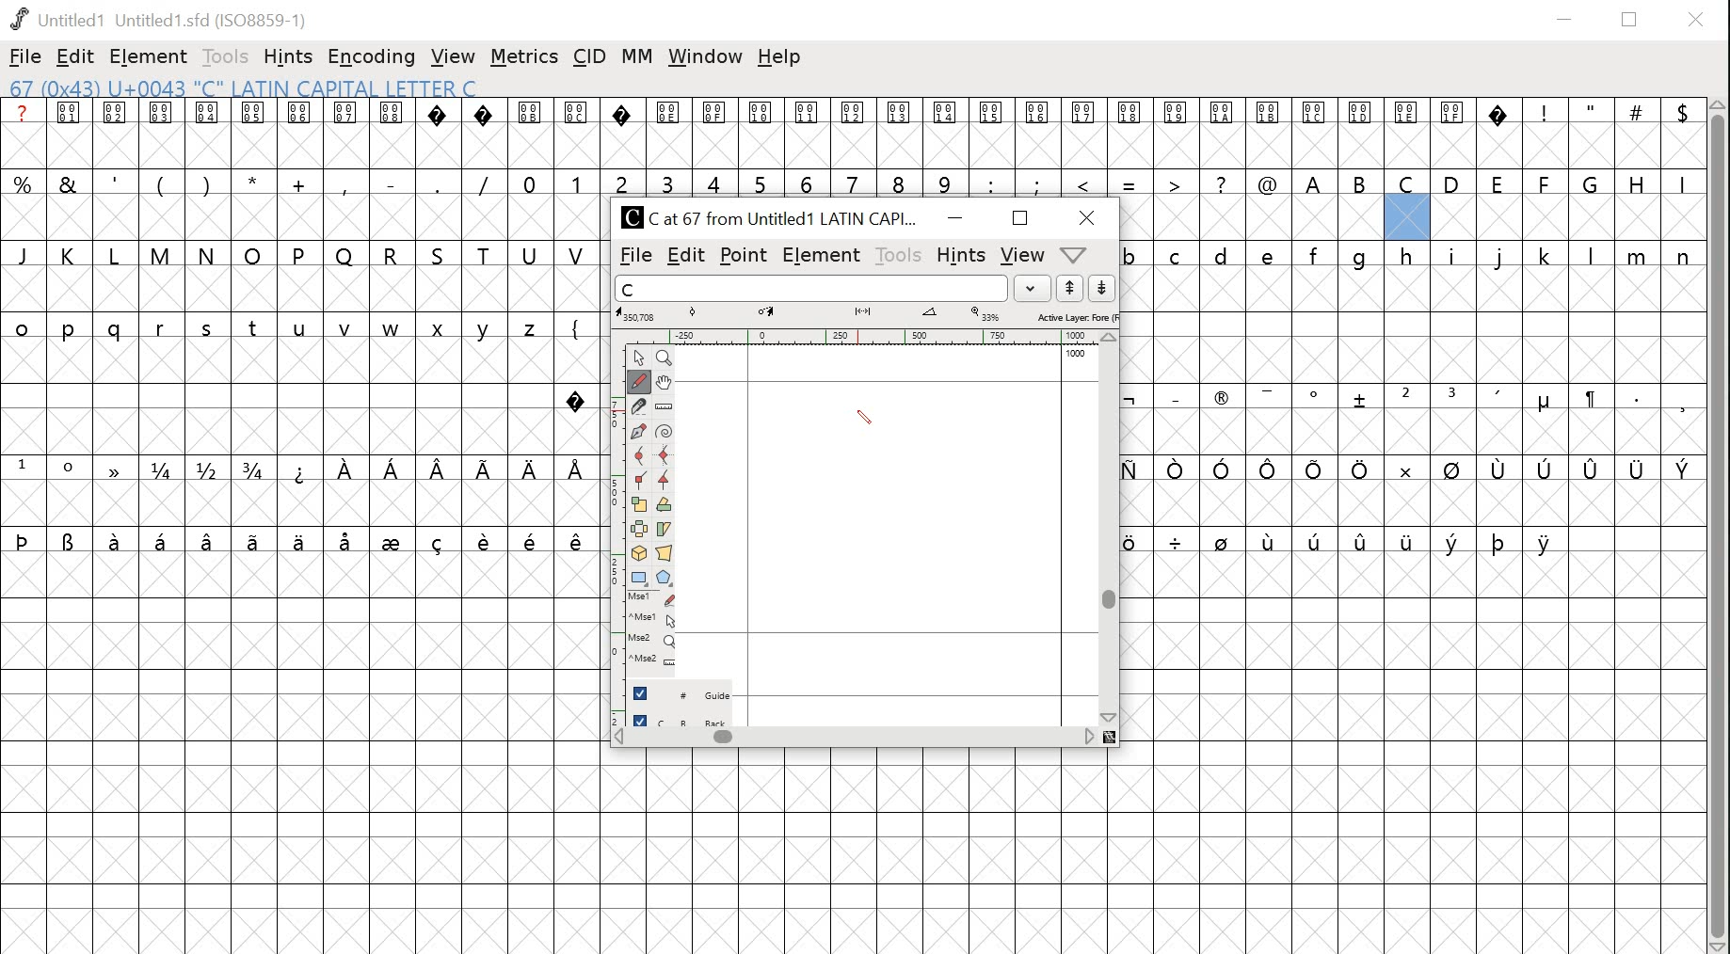 The height and width of the screenshot is (954, 1730). What do you see at coordinates (823, 253) in the screenshot?
I see `element` at bounding box center [823, 253].